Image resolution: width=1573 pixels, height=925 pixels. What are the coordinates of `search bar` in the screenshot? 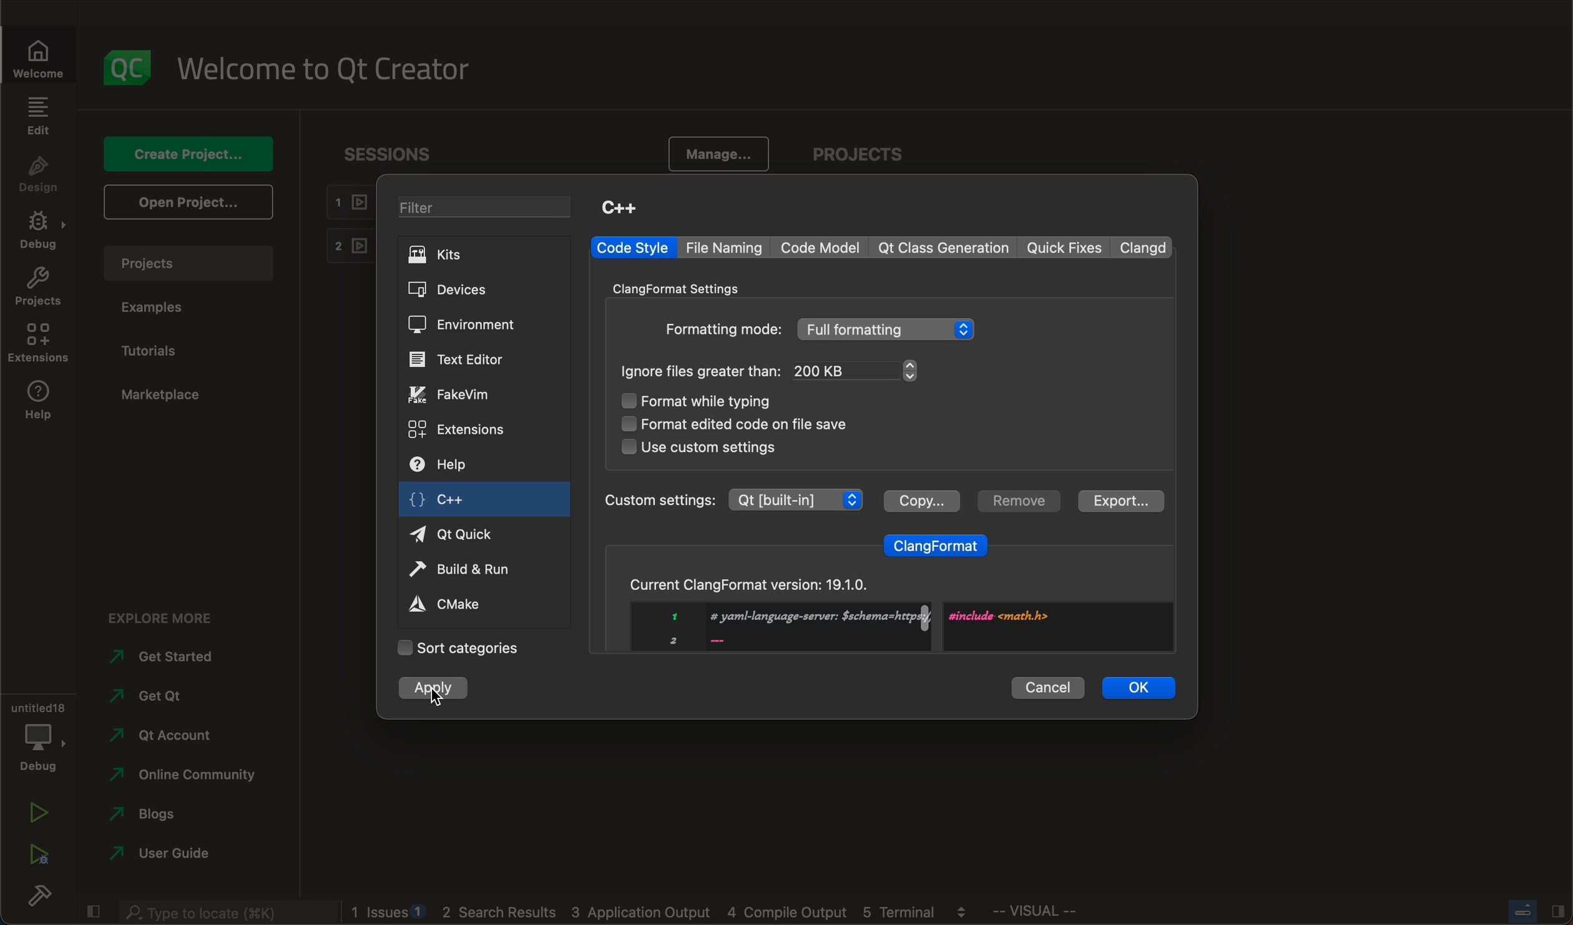 It's located at (225, 910).